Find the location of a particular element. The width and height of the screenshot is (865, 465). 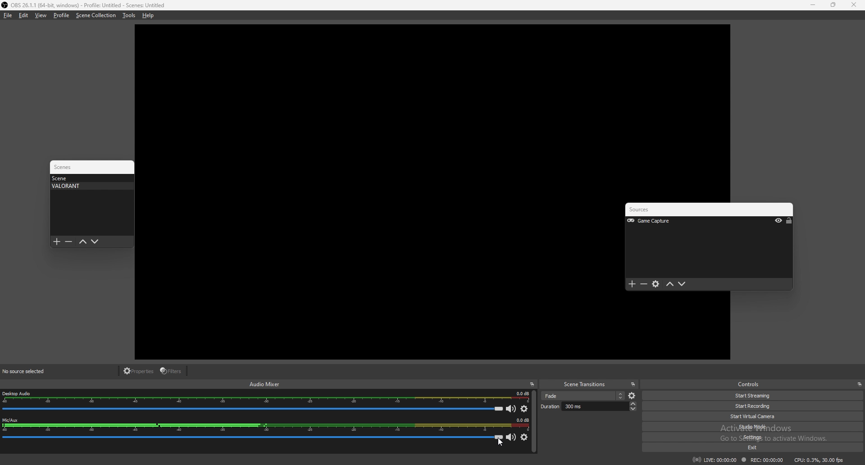

mic/aux is located at coordinates (265, 425).